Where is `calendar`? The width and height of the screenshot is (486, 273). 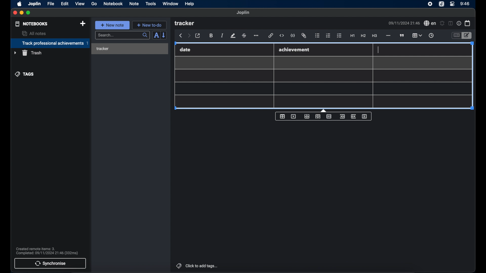
calendar is located at coordinates (468, 23).